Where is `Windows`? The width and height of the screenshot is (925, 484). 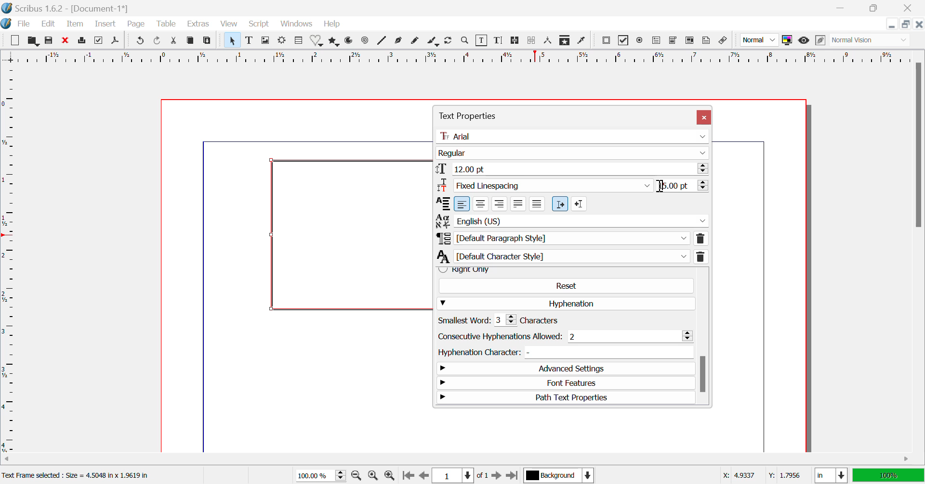 Windows is located at coordinates (297, 24).